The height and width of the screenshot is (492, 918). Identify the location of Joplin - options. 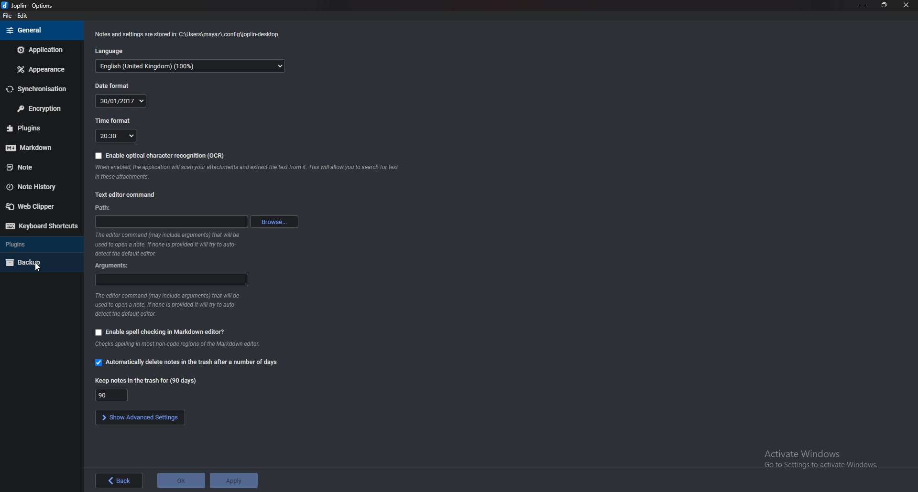
(29, 6).